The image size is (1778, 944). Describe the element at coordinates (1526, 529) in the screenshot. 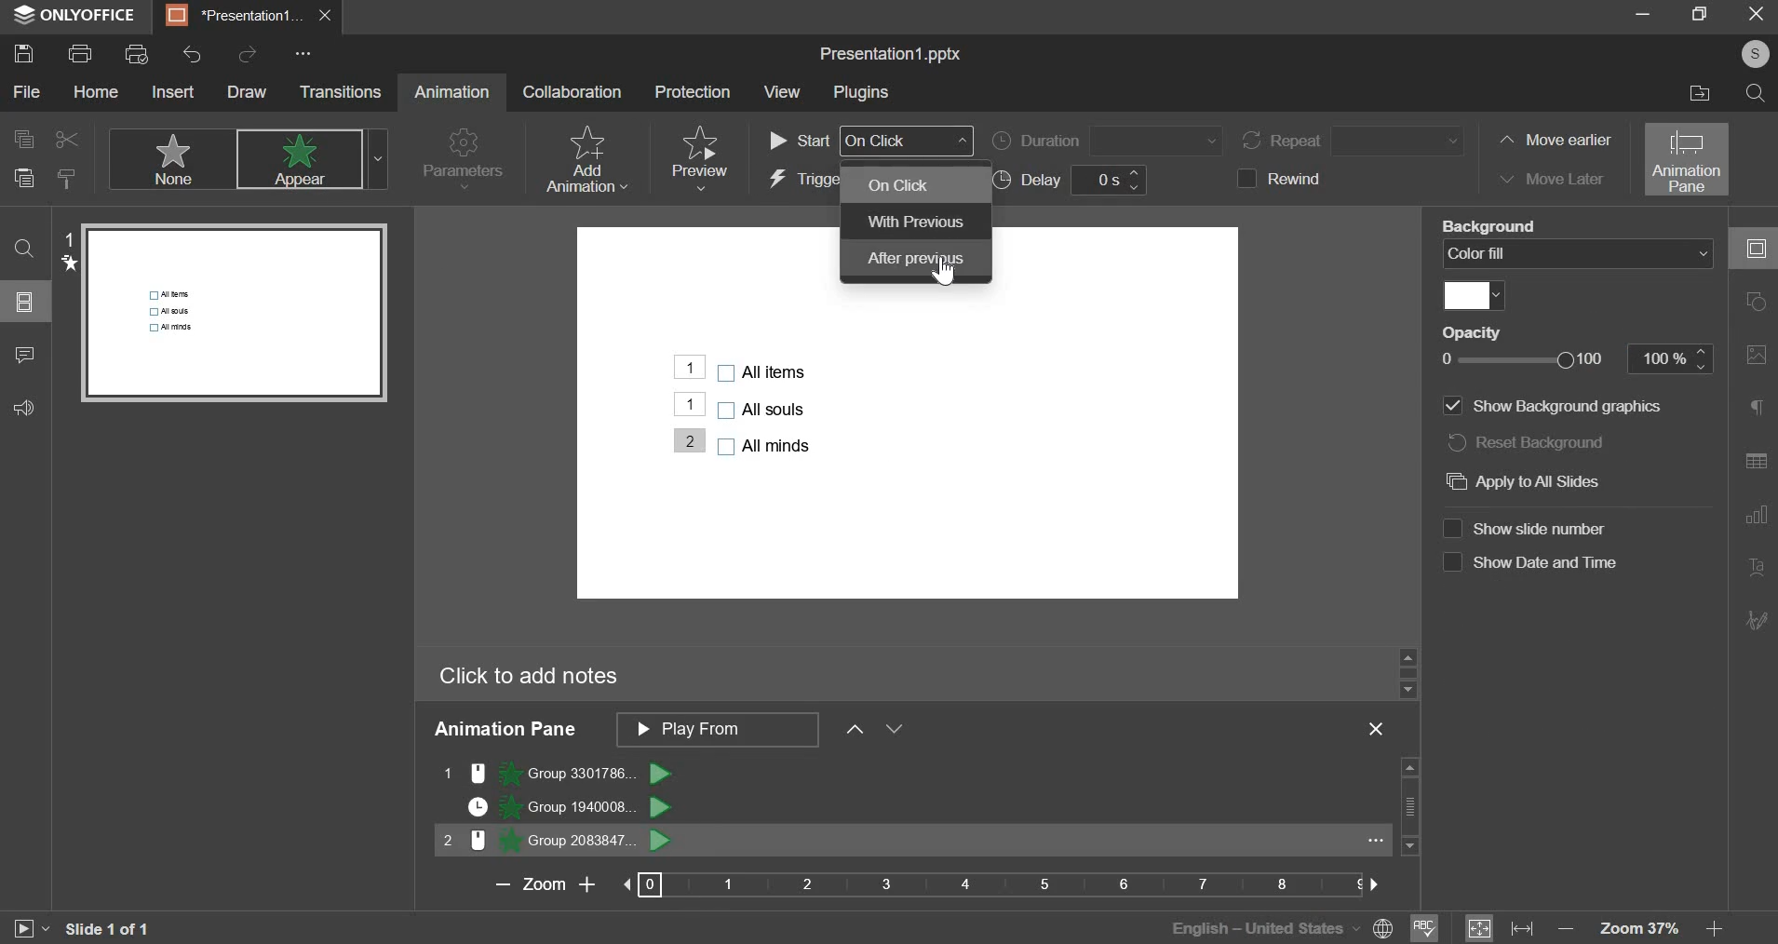

I see `show slide number` at that location.